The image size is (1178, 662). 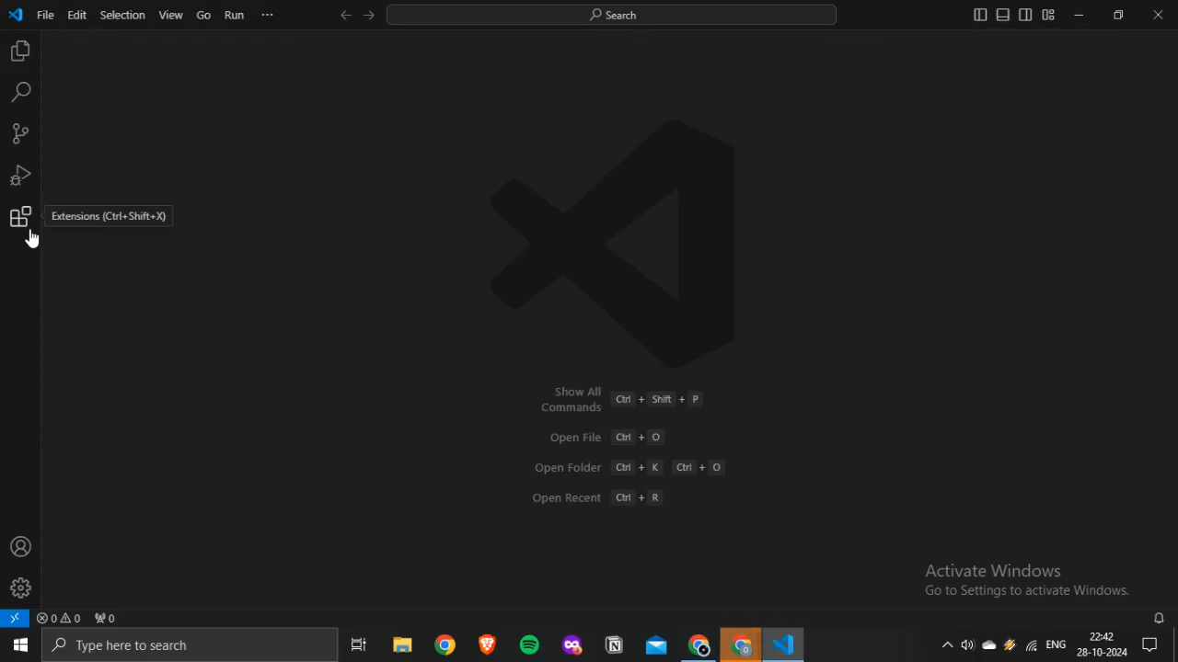 I want to click on open a remote window, so click(x=16, y=618).